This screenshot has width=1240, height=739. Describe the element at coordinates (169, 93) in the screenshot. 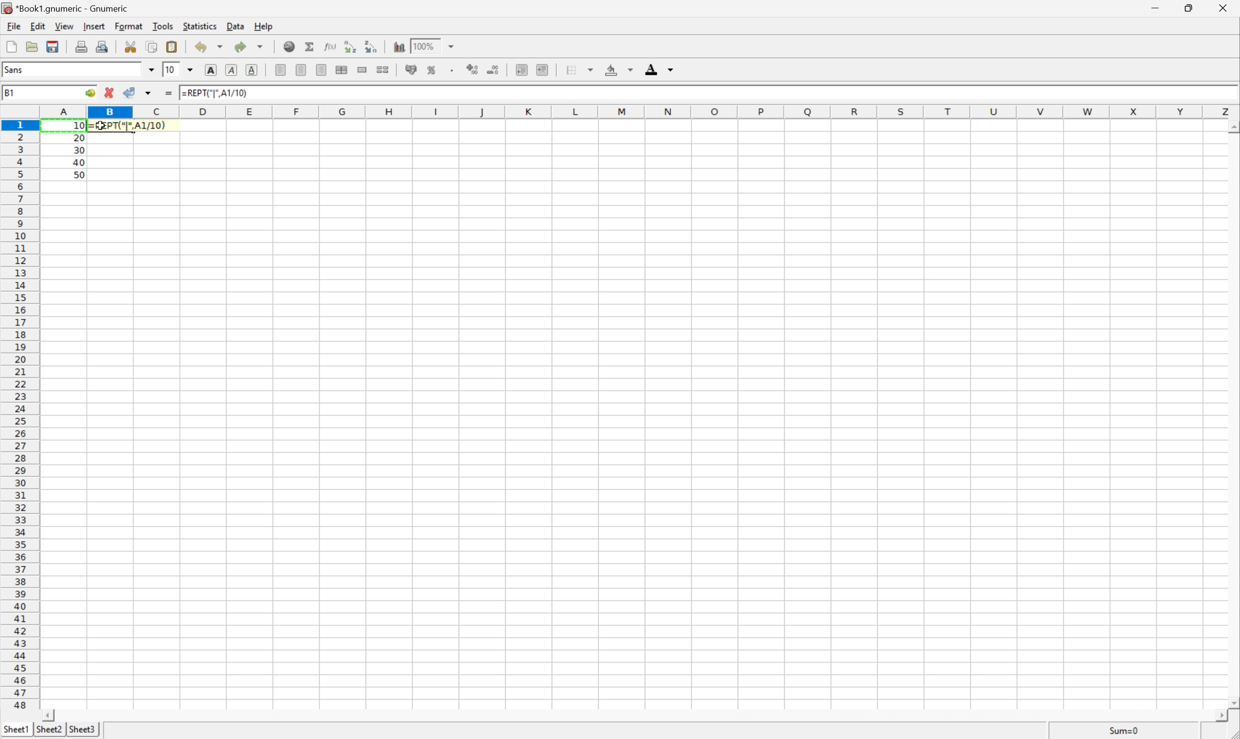

I see `Enter formula` at that location.